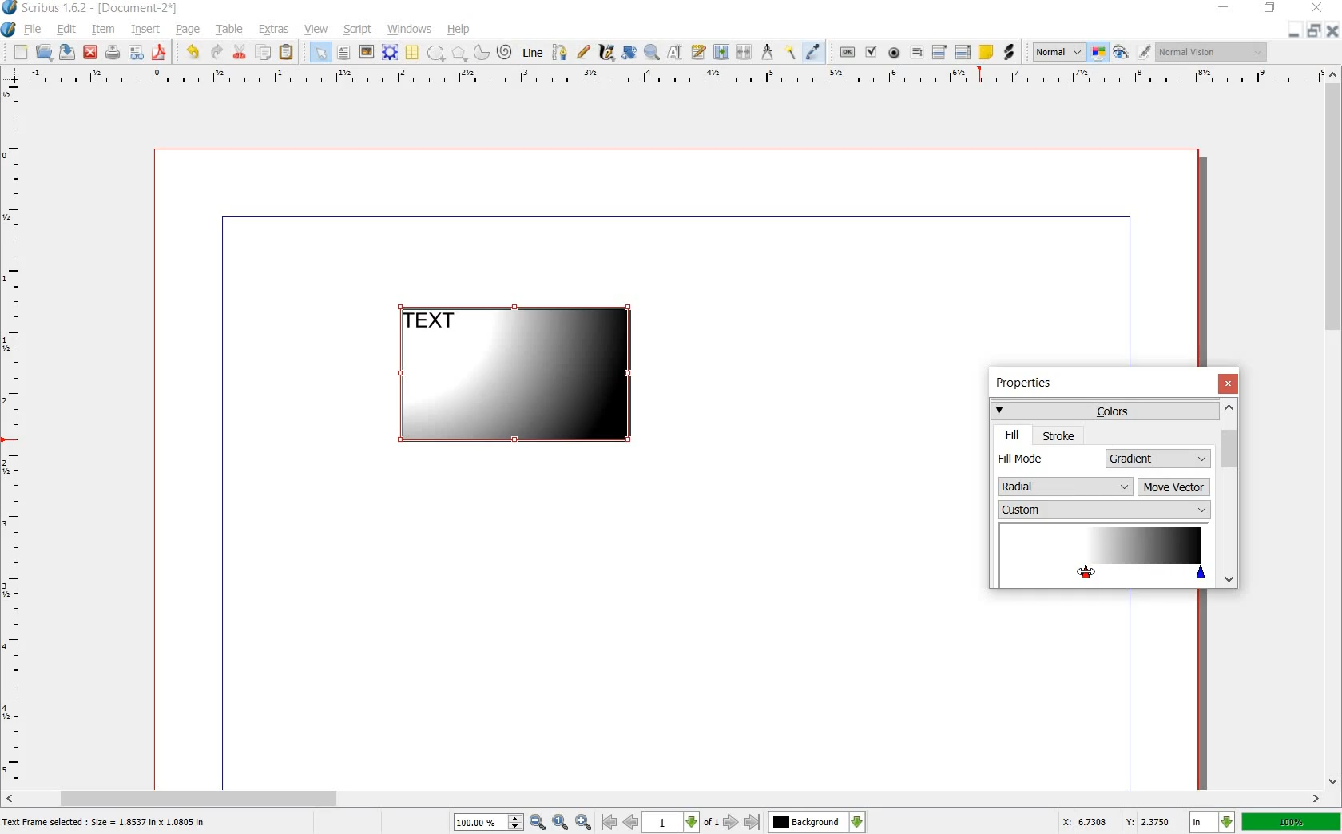 Image resolution: width=1342 pixels, height=834 pixels. I want to click on system logo, so click(8, 30).